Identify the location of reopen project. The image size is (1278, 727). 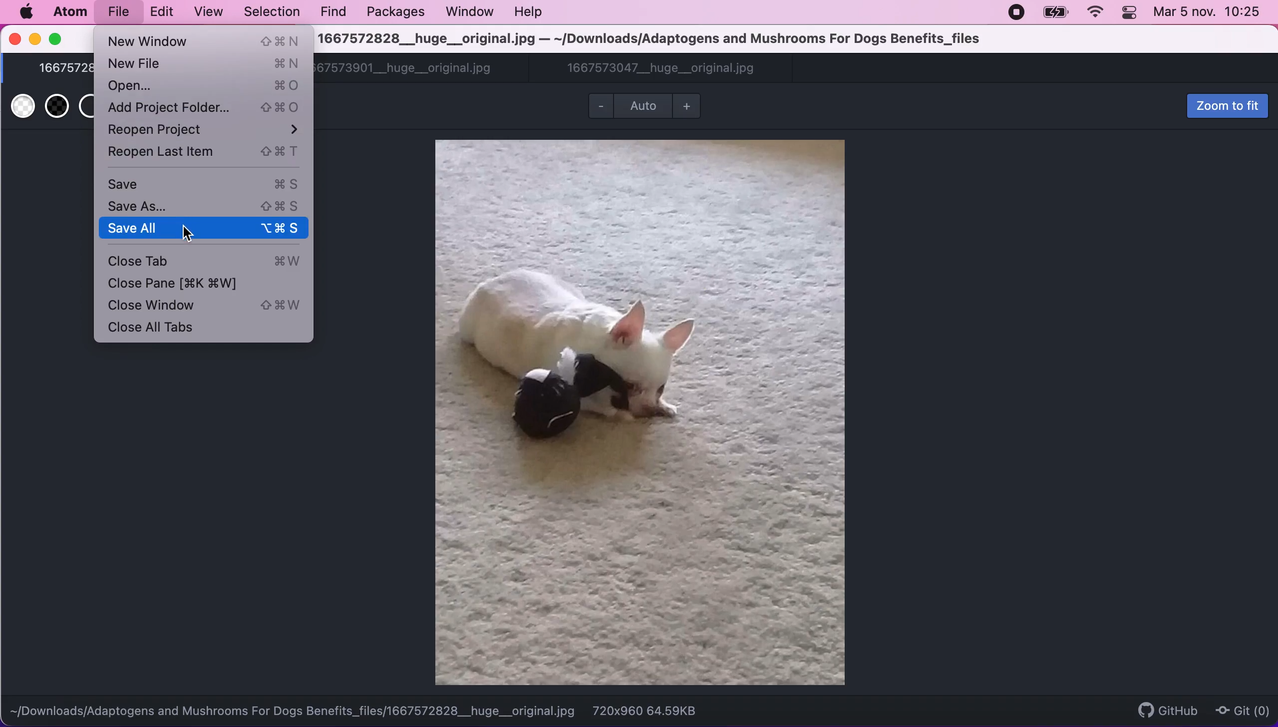
(204, 132).